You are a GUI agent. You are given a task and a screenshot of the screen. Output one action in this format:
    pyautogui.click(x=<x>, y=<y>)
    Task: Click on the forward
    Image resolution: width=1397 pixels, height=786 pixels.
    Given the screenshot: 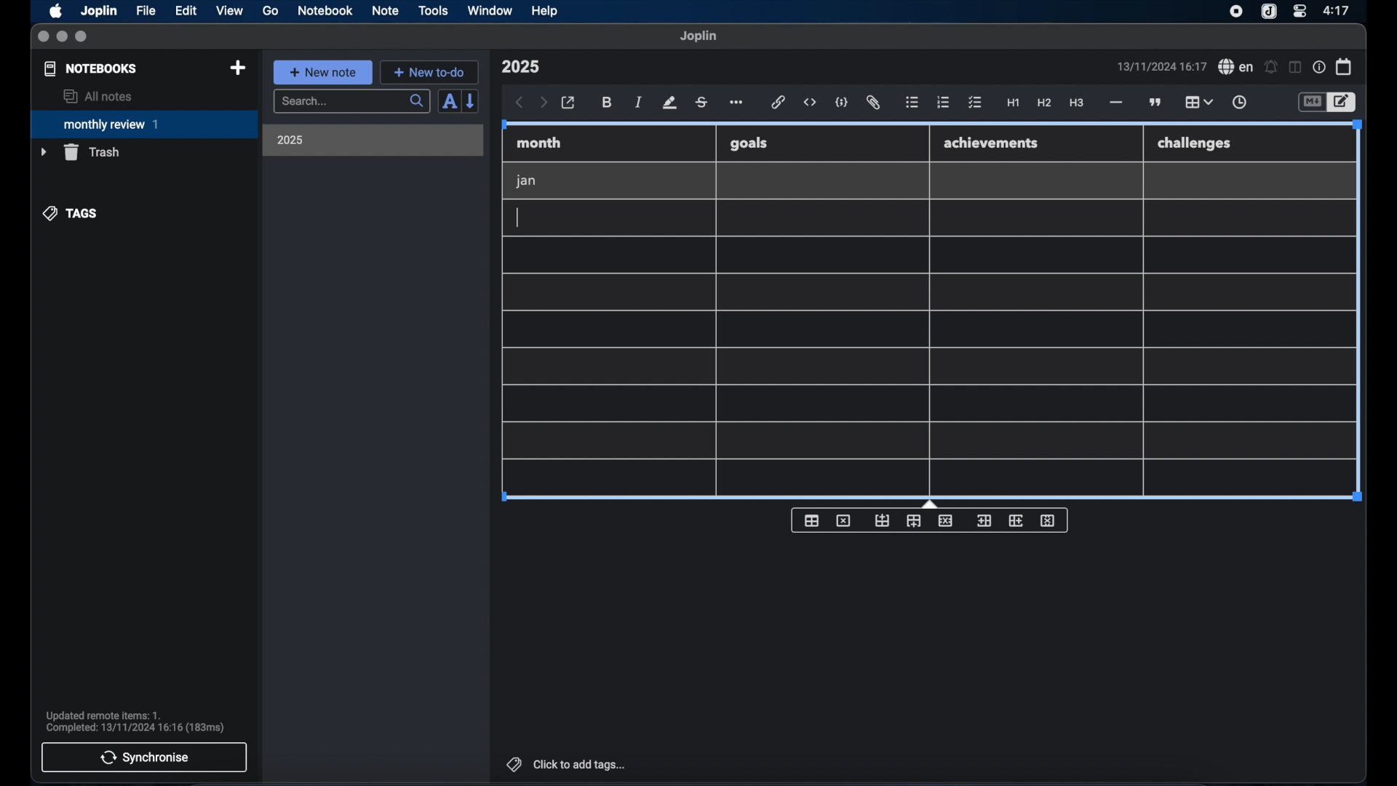 What is the action you would take?
    pyautogui.click(x=544, y=103)
    